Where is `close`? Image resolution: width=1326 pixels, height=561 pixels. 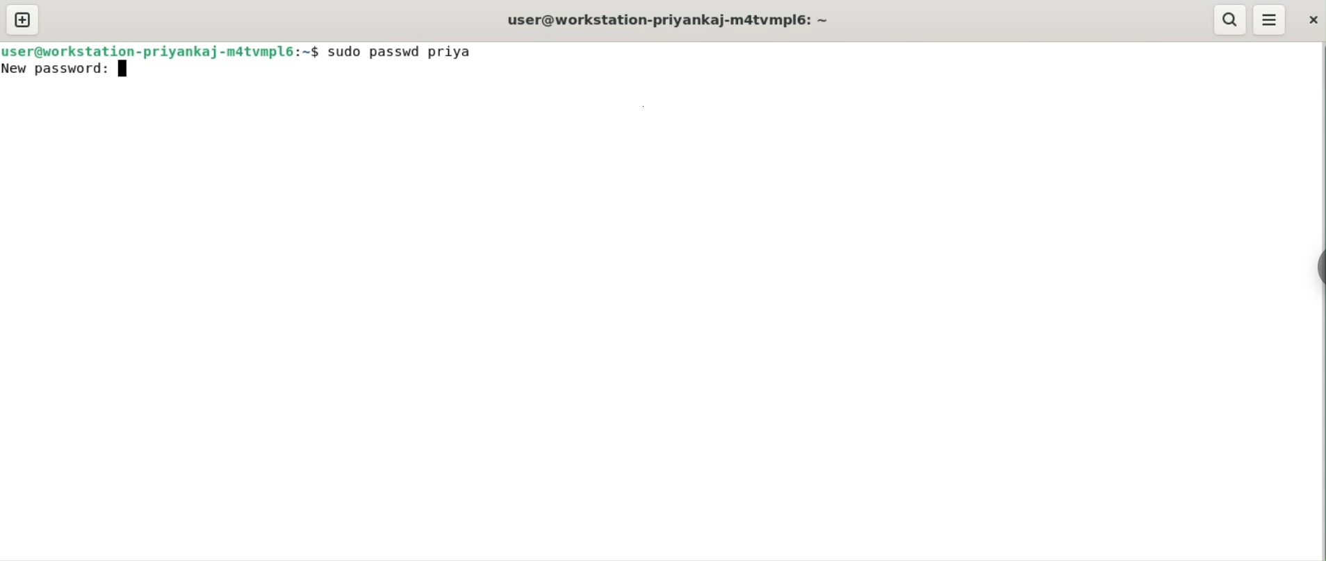
close is located at coordinates (1314, 20).